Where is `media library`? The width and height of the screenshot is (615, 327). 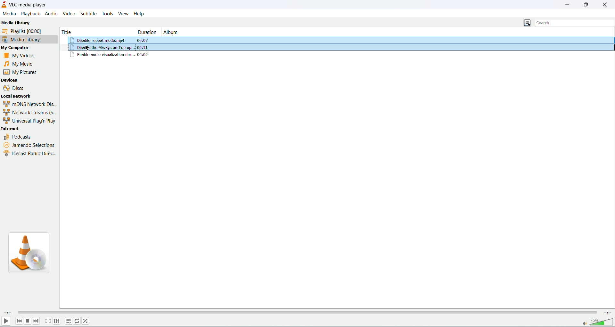 media library is located at coordinates (29, 40).